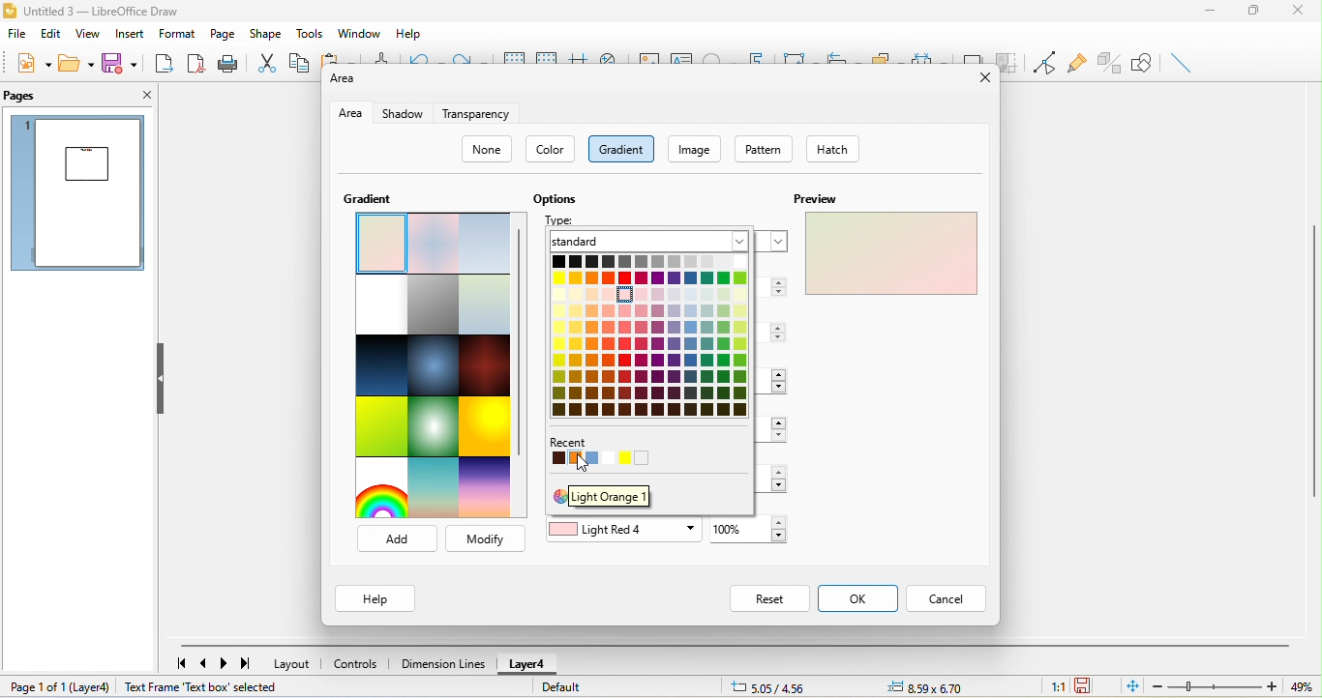 The image size is (1322, 698). I want to click on insert line, so click(1185, 63).